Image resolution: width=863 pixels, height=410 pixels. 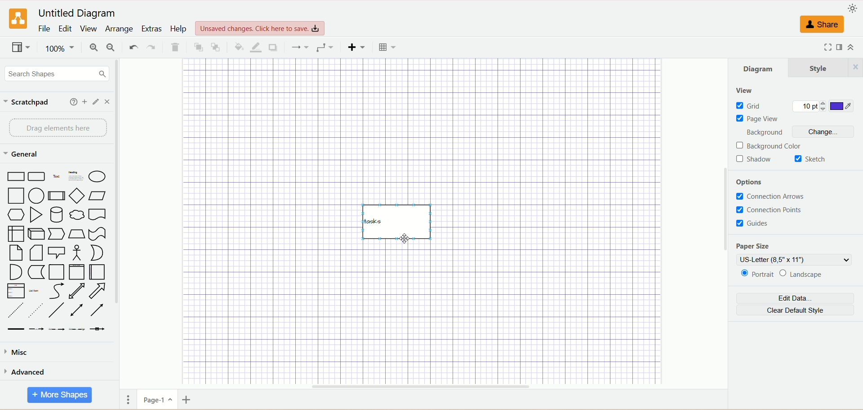 What do you see at coordinates (17, 253) in the screenshot?
I see `Page` at bounding box center [17, 253].